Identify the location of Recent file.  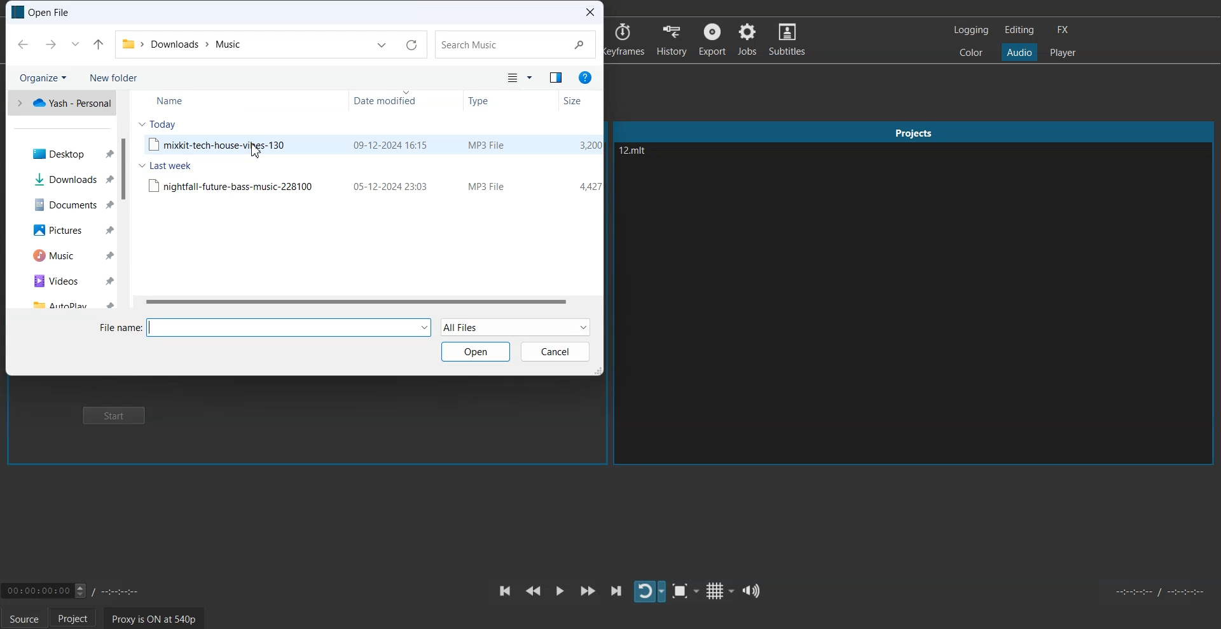
(75, 44).